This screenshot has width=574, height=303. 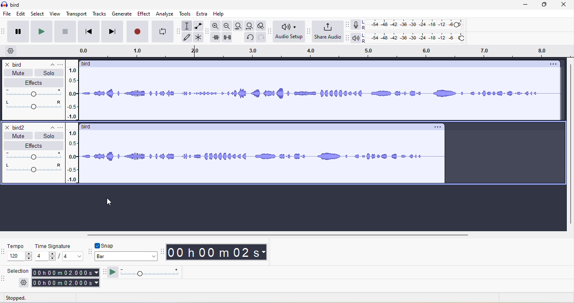 What do you see at coordinates (197, 38) in the screenshot?
I see `multi tool` at bounding box center [197, 38].